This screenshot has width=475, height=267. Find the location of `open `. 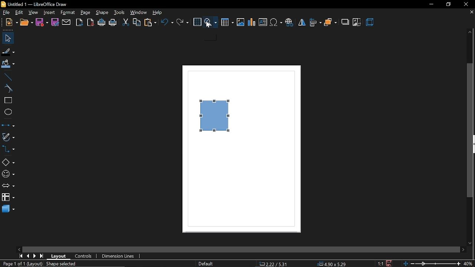

open  is located at coordinates (26, 23).